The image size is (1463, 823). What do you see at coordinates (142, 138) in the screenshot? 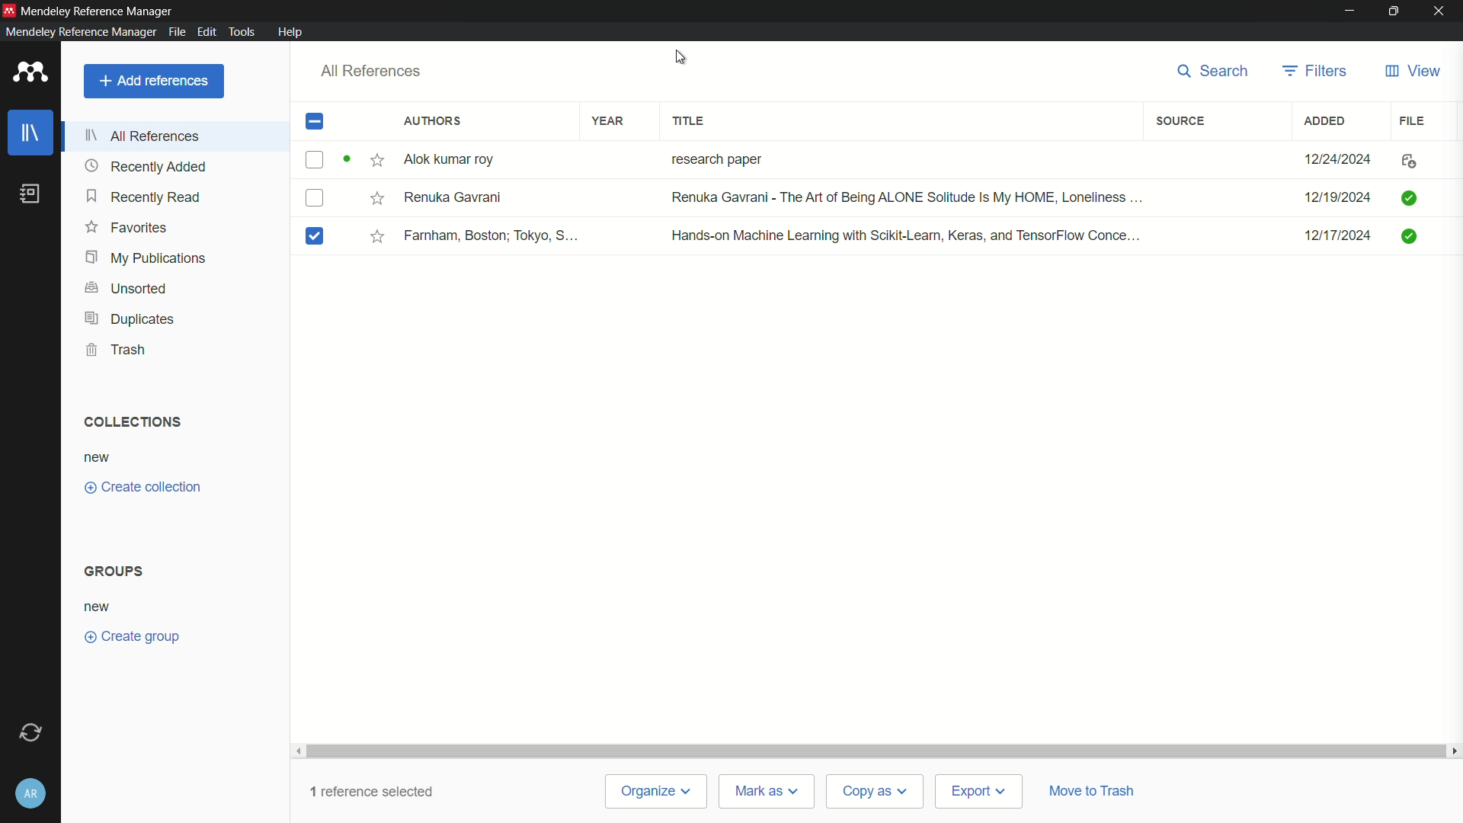
I see `all references` at bounding box center [142, 138].